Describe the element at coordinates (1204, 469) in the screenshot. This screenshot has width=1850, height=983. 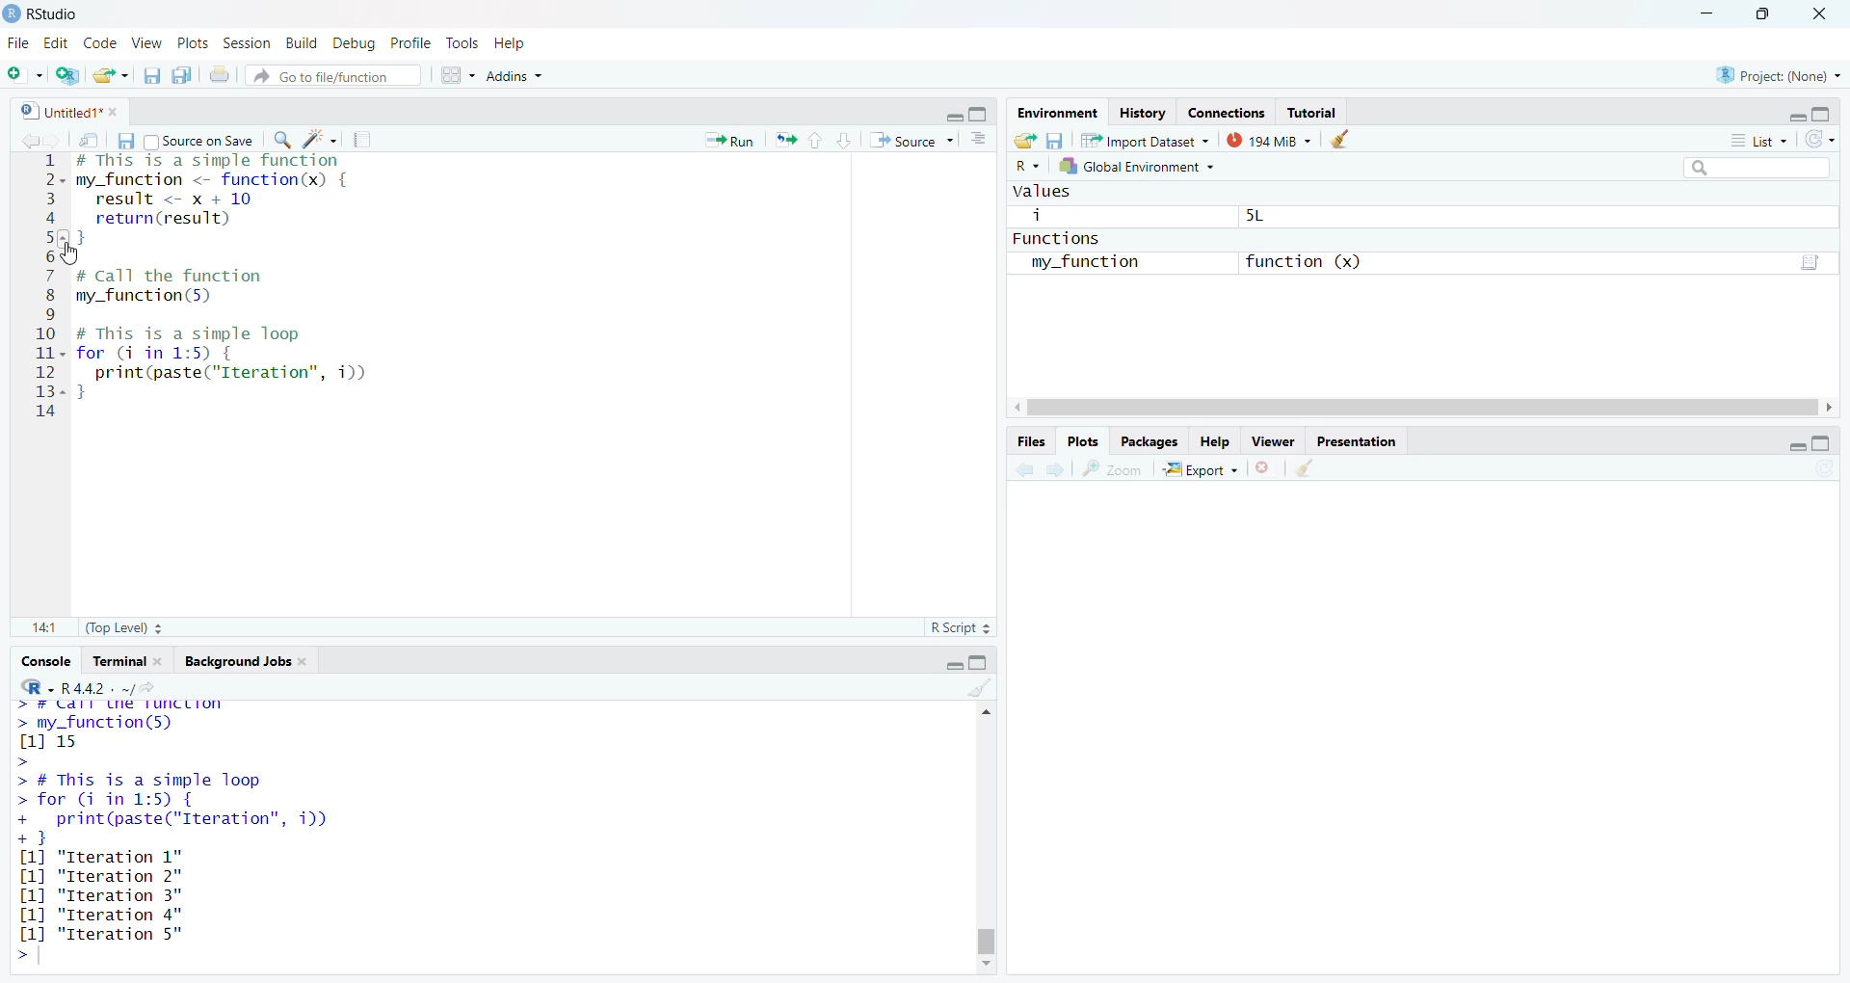
I see `export` at that location.